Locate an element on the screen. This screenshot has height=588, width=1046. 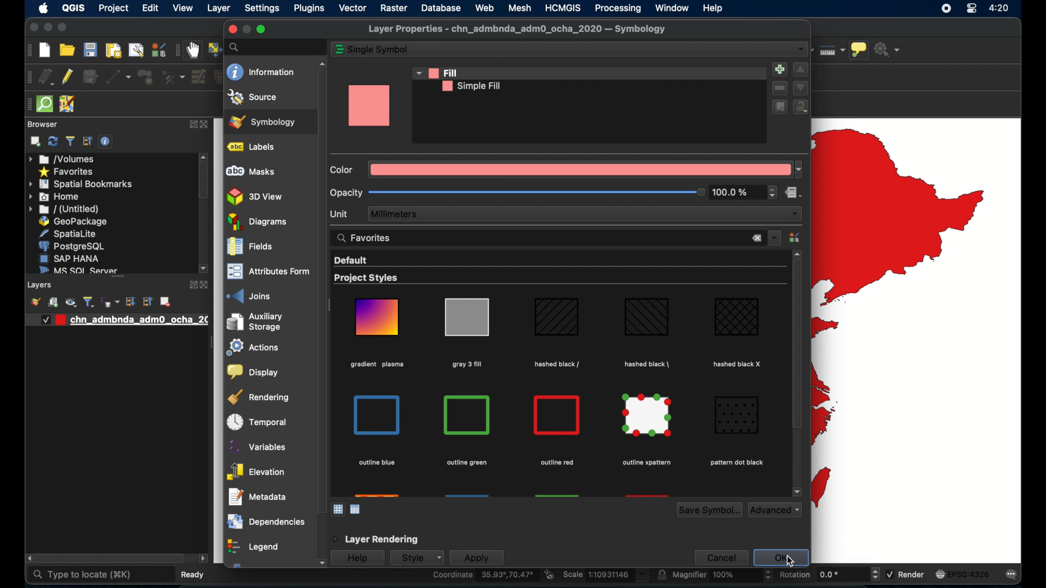
single symbol dropdown menu is located at coordinates (801, 50).